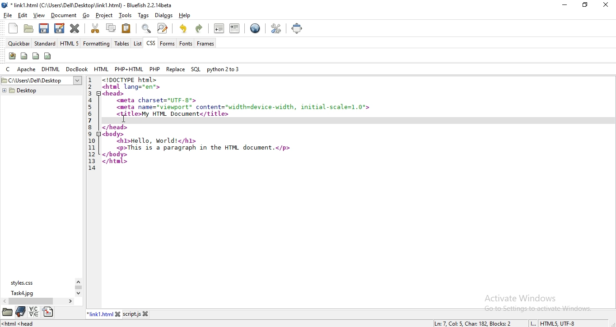  Describe the element at coordinates (127, 28) in the screenshot. I see `paste` at that location.